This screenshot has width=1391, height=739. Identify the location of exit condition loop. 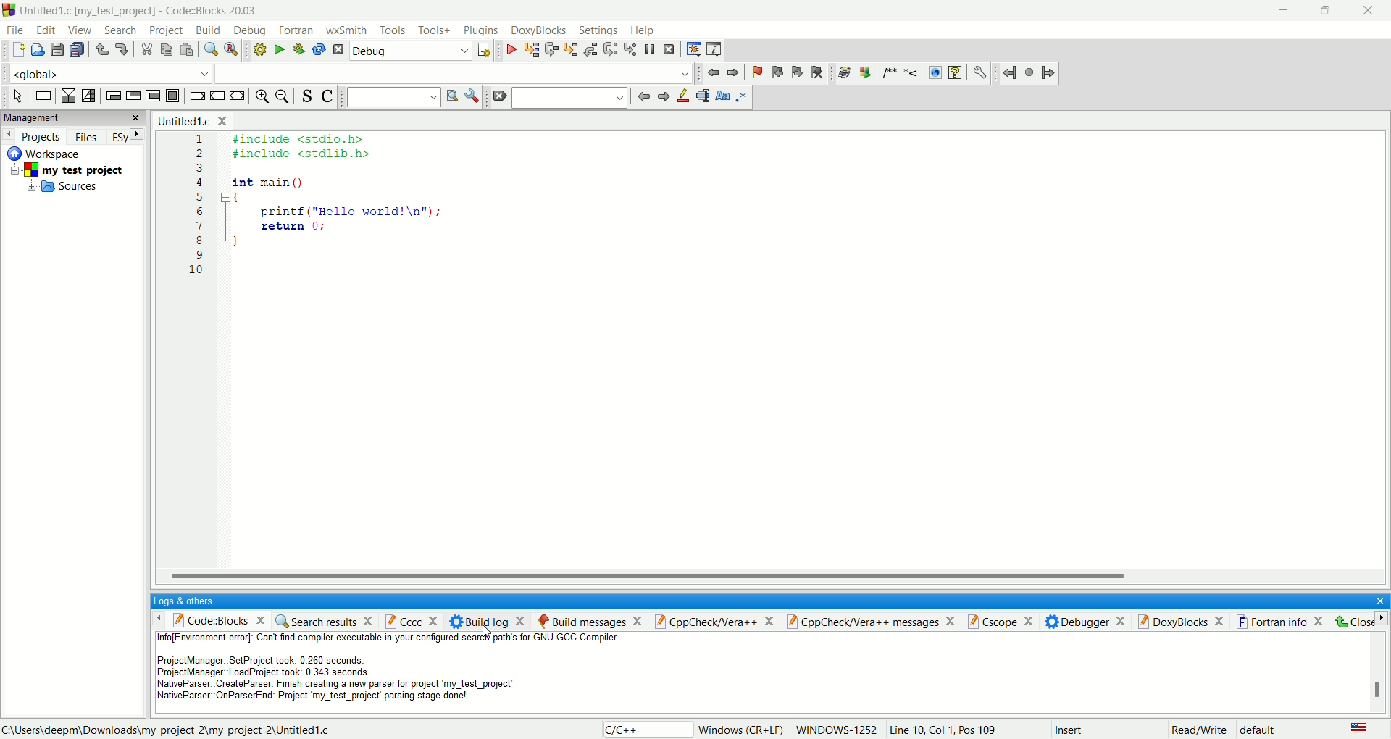
(133, 95).